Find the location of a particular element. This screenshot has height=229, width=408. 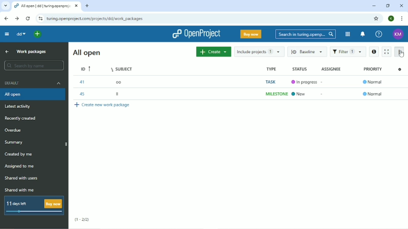

Modules is located at coordinates (347, 34).